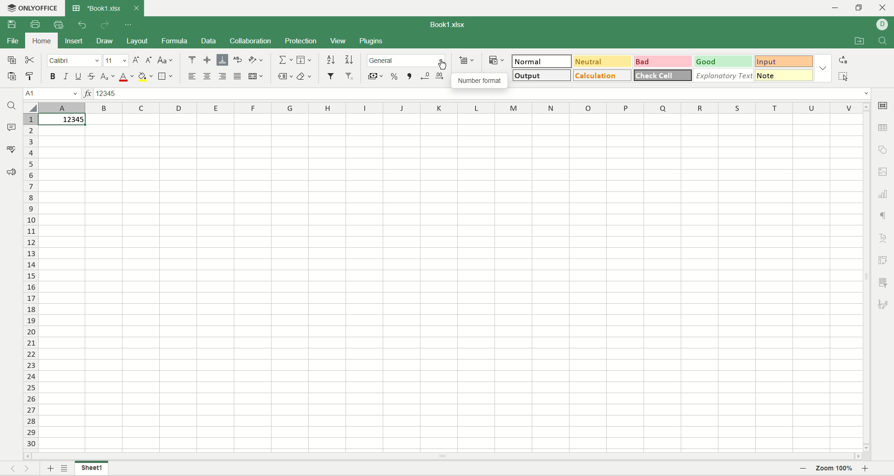 The height and width of the screenshot is (476, 894). What do you see at coordinates (209, 41) in the screenshot?
I see `data` at bounding box center [209, 41].